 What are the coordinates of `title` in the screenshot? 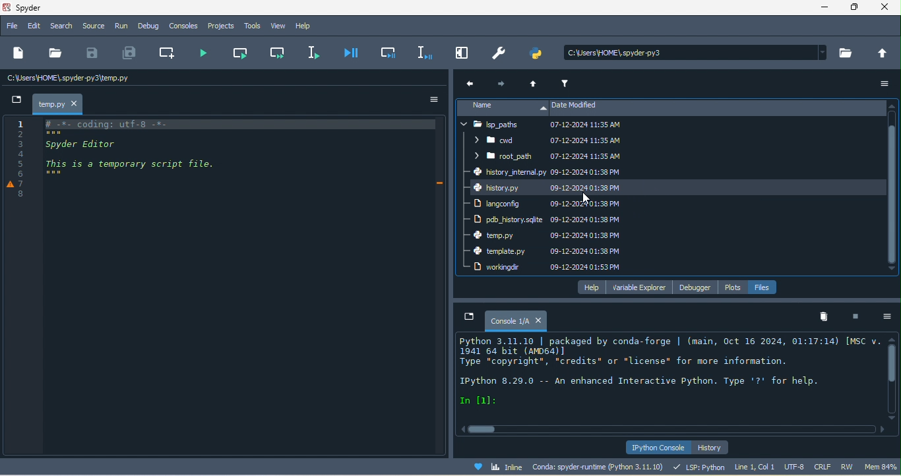 It's located at (36, 8).